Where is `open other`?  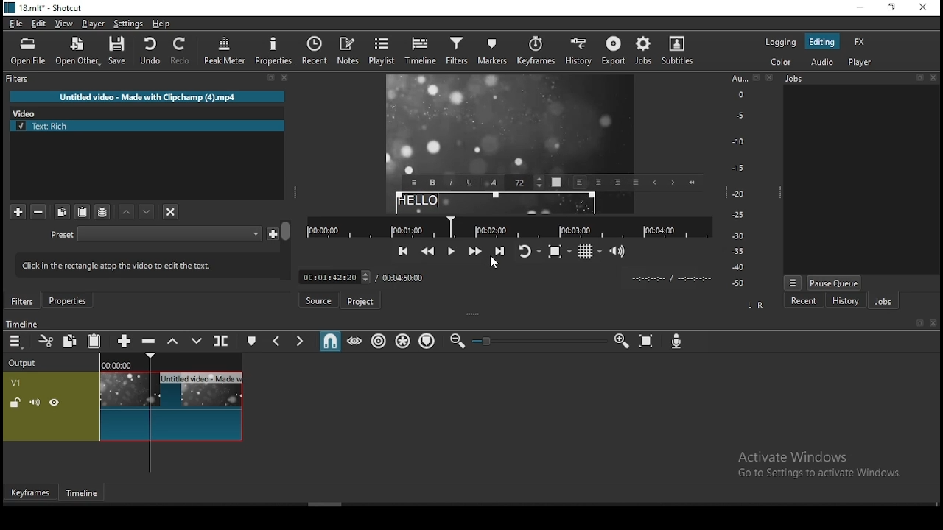
open other is located at coordinates (77, 52).